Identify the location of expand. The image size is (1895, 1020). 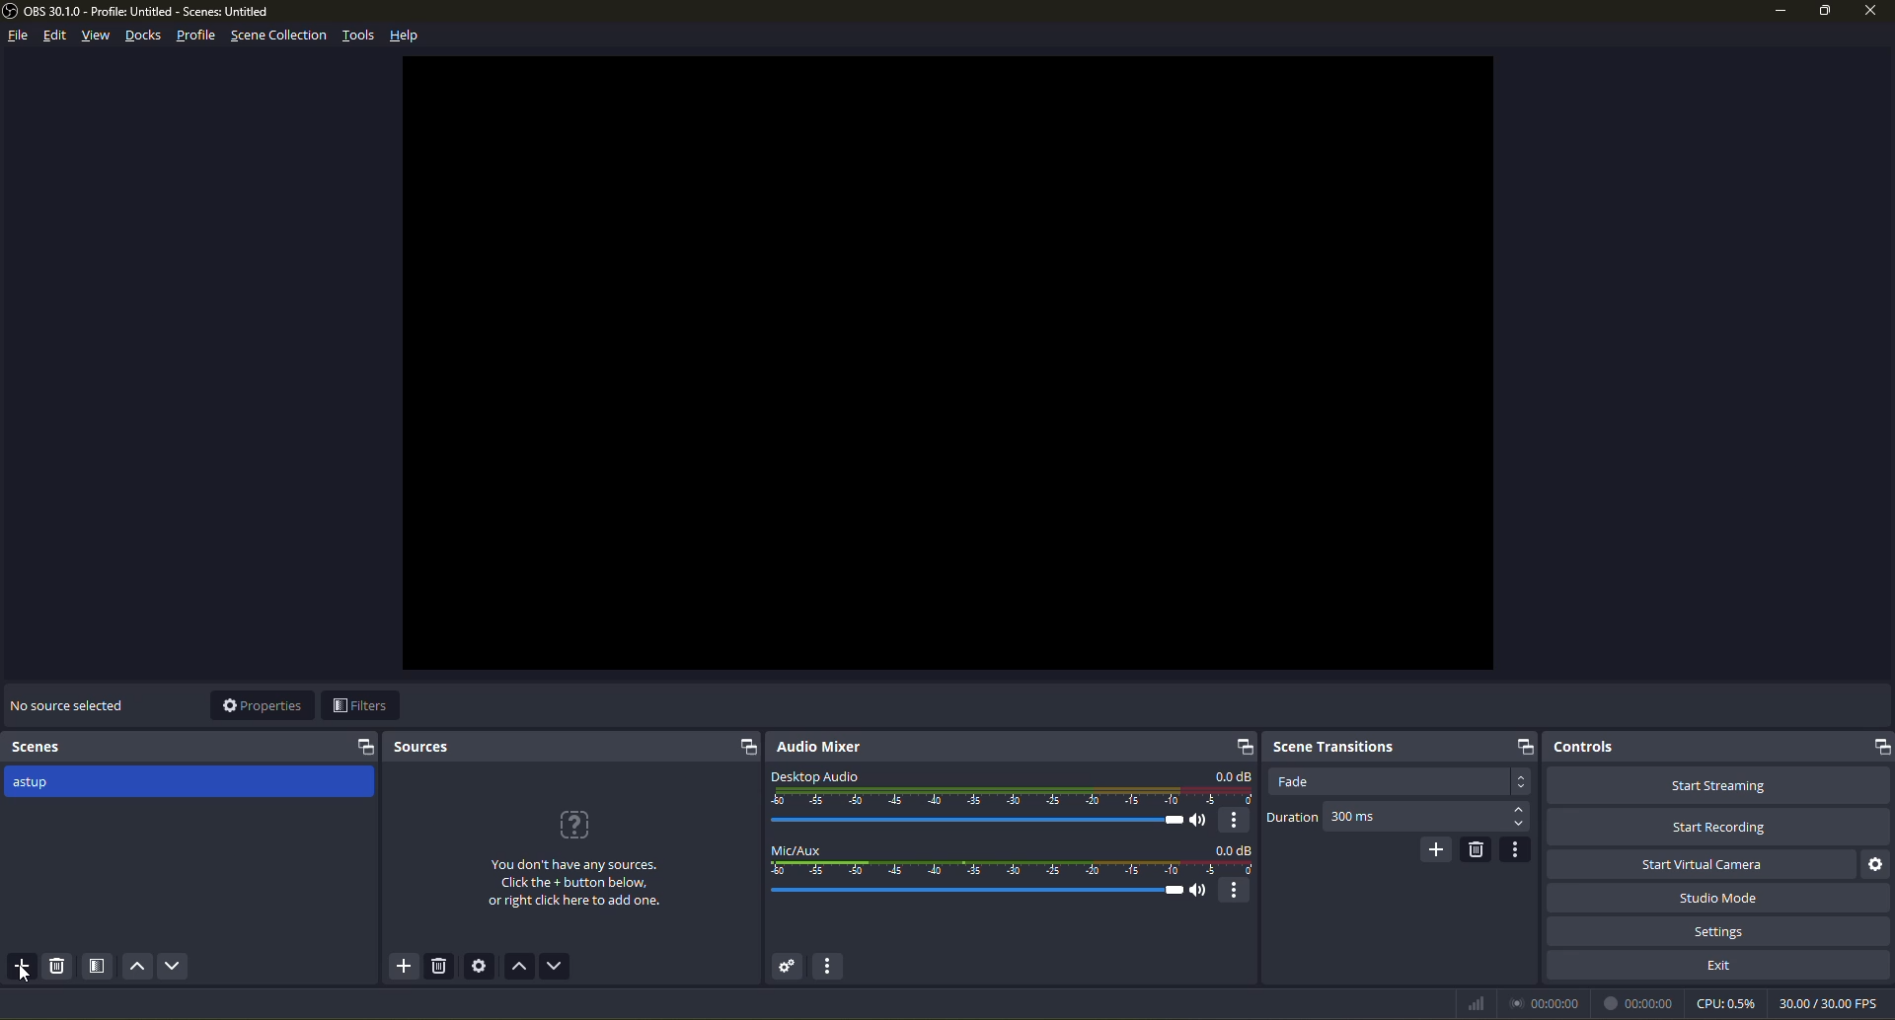
(365, 748).